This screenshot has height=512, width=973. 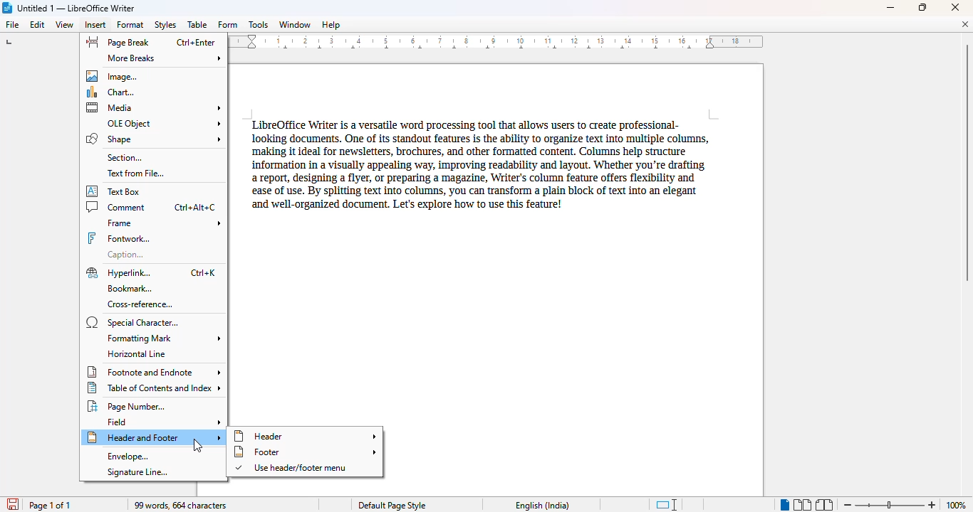 I want to click on page number, so click(x=130, y=406).